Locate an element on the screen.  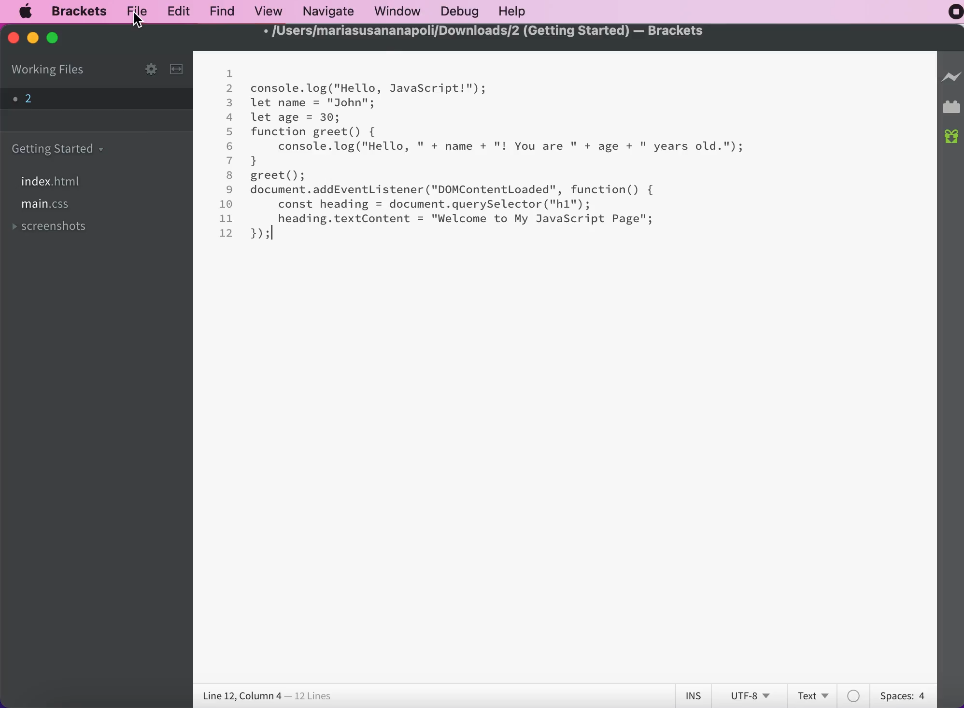
brackets is located at coordinates (75, 11).